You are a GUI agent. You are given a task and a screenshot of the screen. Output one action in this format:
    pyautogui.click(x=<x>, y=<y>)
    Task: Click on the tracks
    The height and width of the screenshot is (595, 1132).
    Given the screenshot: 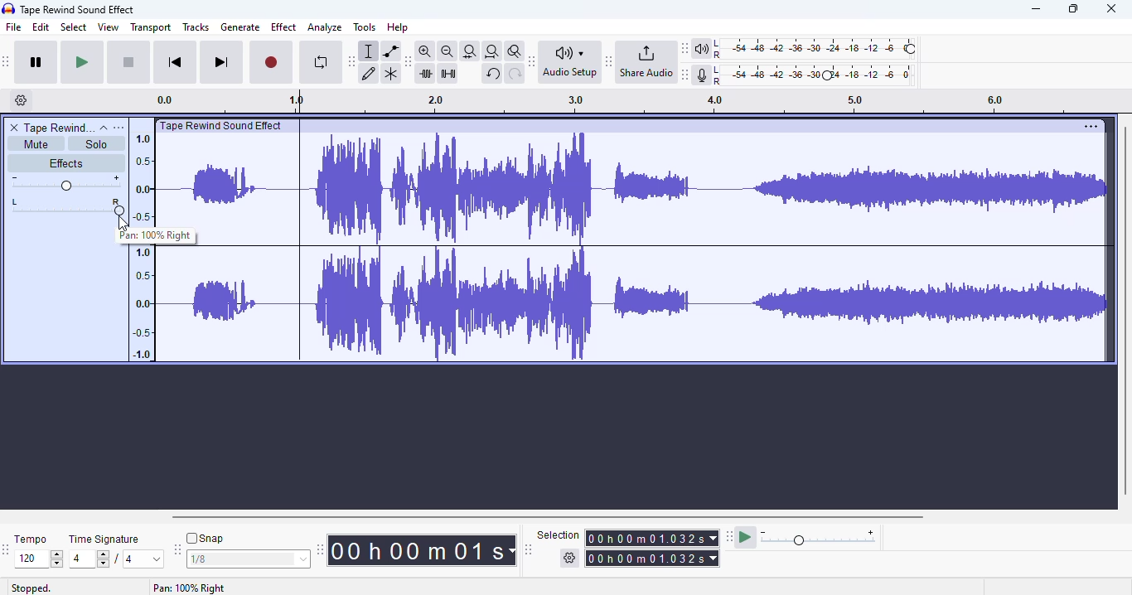 What is the action you would take?
    pyautogui.click(x=196, y=27)
    